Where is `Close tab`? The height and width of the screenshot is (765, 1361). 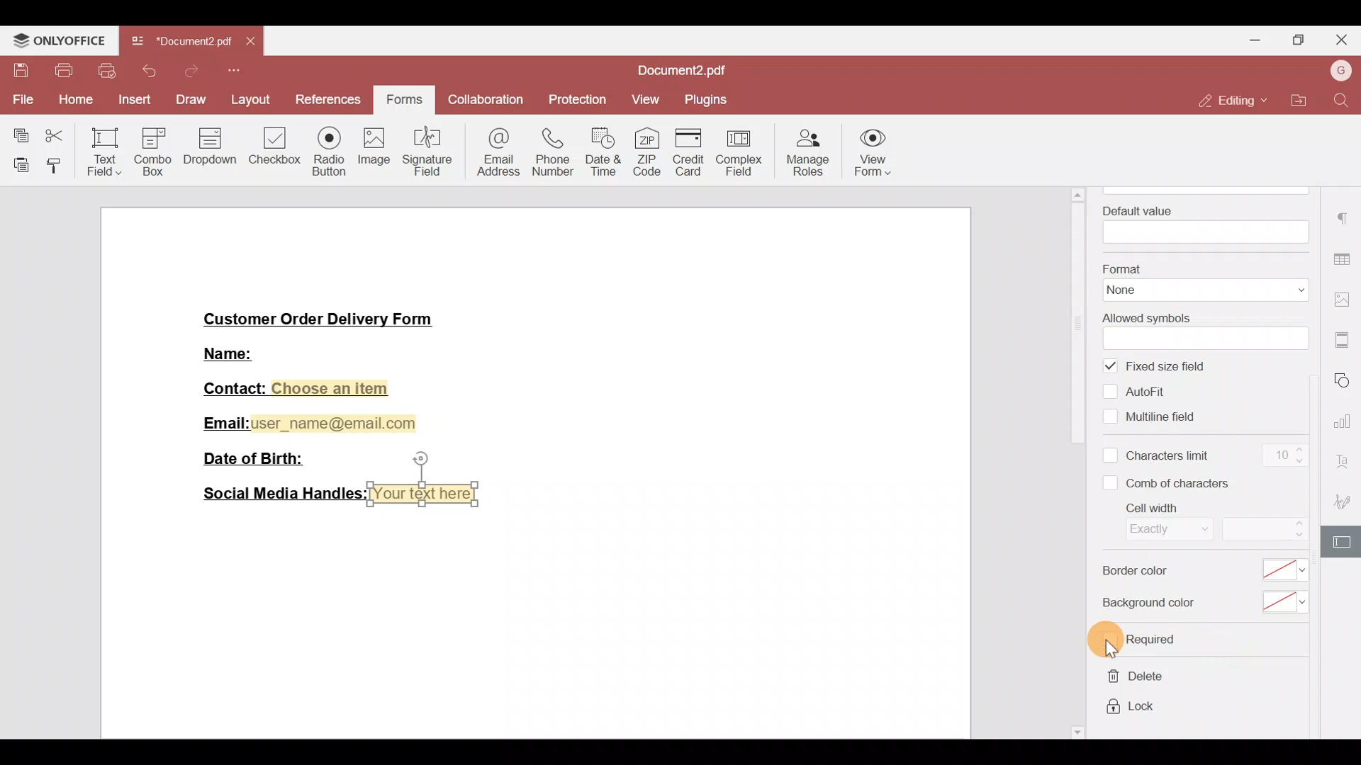
Close tab is located at coordinates (253, 44).